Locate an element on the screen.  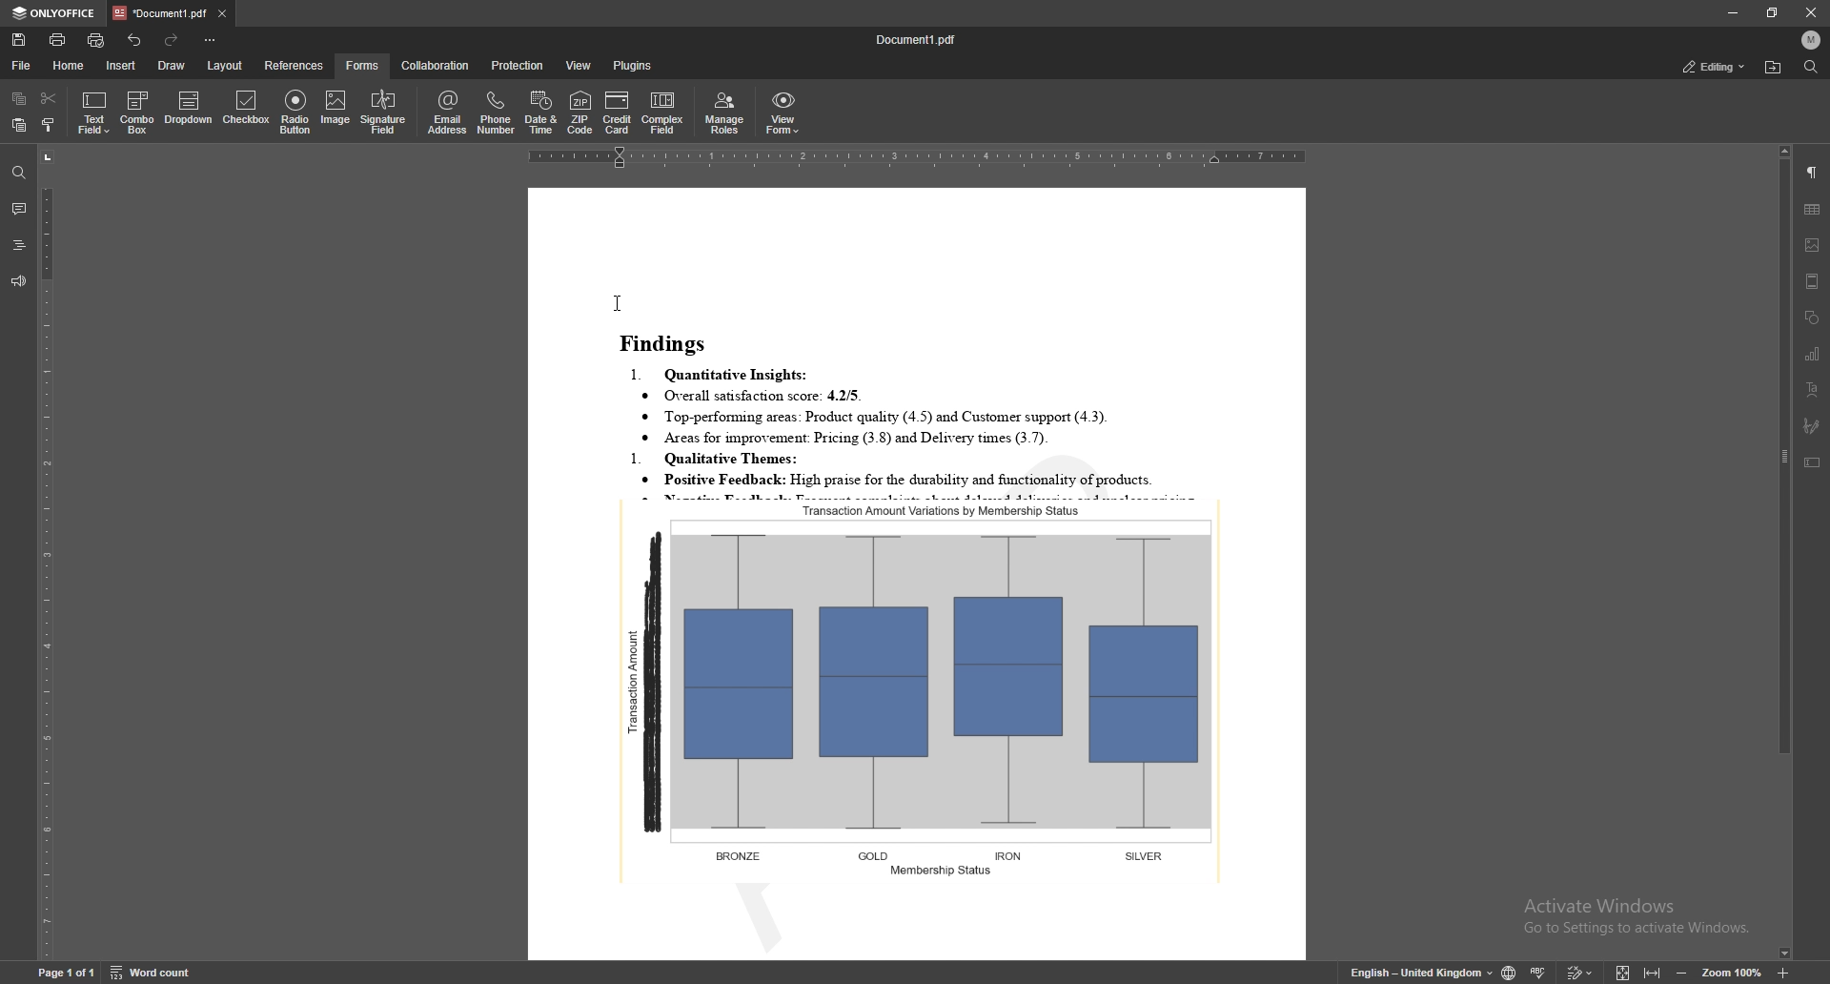
text field is located at coordinates (95, 112).